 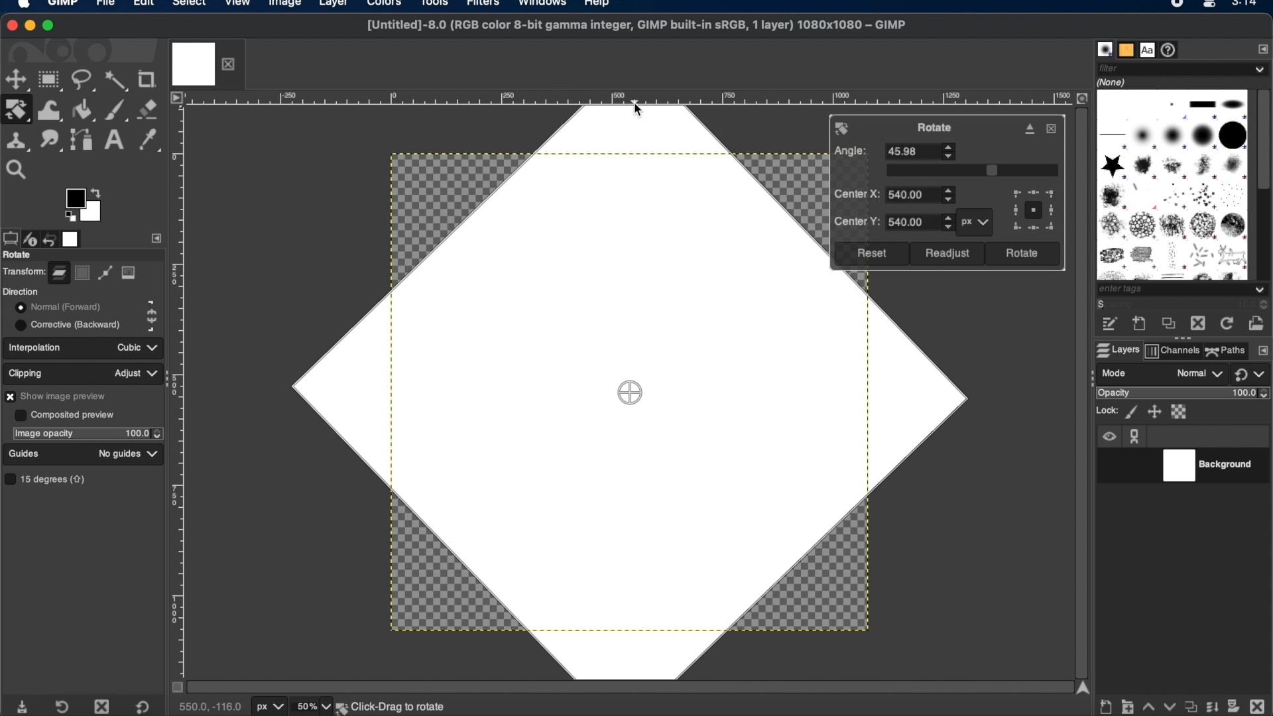 What do you see at coordinates (105, 274) in the screenshot?
I see `path` at bounding box center [105, 274].